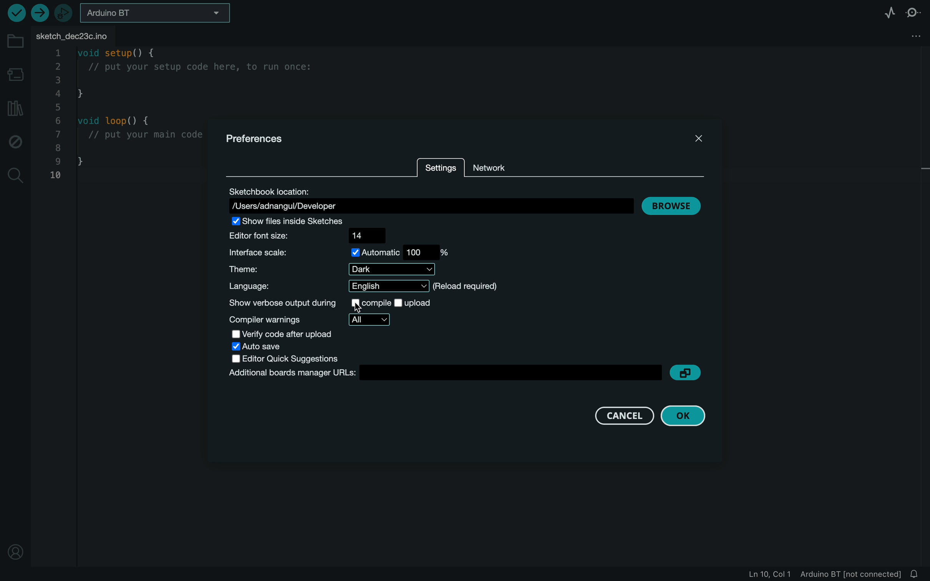 This screenshot has width=930, height=581. What do you see at coordinates (496, 165) in the screenshot?
I see `network` at bounding box center [496, 165].